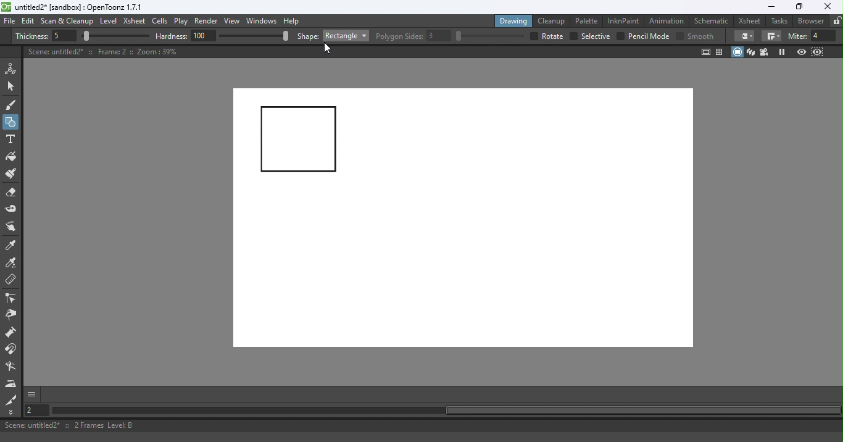  Describe the element at coordinates (827, 7) in the screenshot. I see `Close` at that location.